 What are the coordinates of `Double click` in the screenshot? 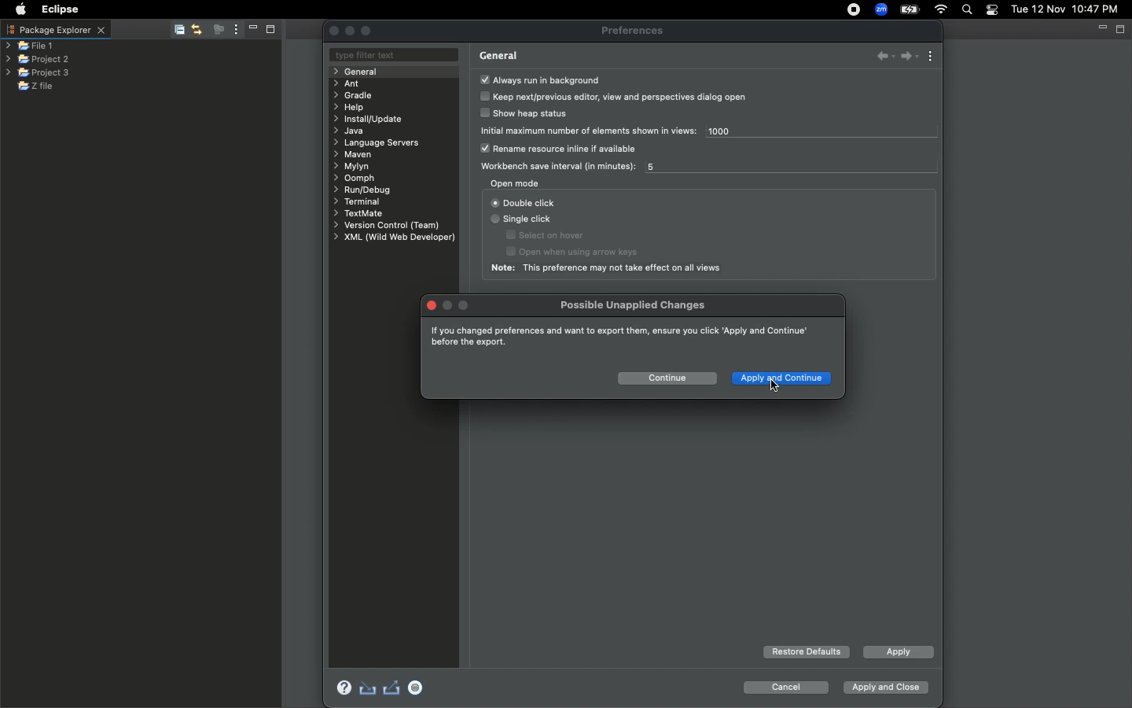 It's located at (524, 202).